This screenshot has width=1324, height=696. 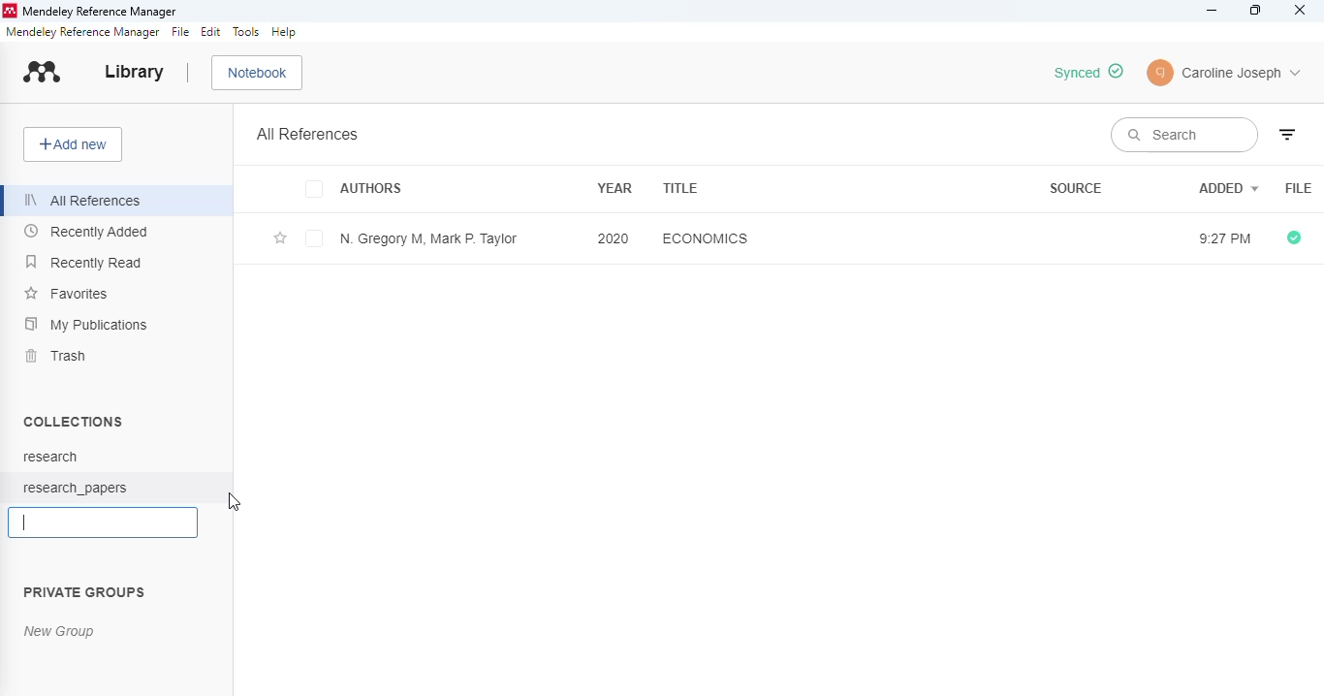 I want to click on title, so click(x=681, y=188).